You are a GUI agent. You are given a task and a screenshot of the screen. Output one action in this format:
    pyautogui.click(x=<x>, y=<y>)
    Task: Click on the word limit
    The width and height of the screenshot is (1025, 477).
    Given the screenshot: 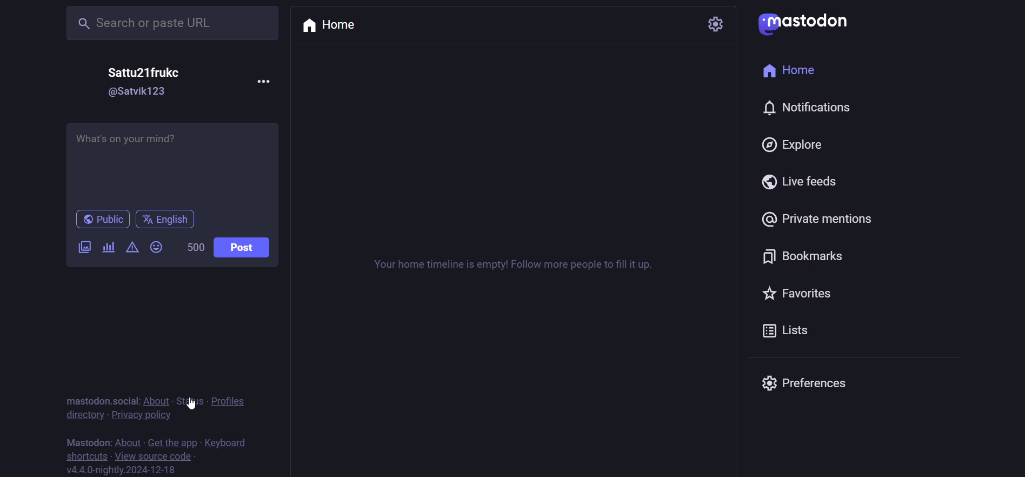 What is the action you would take?
    pyautogui.click(x=194, y=246)
    